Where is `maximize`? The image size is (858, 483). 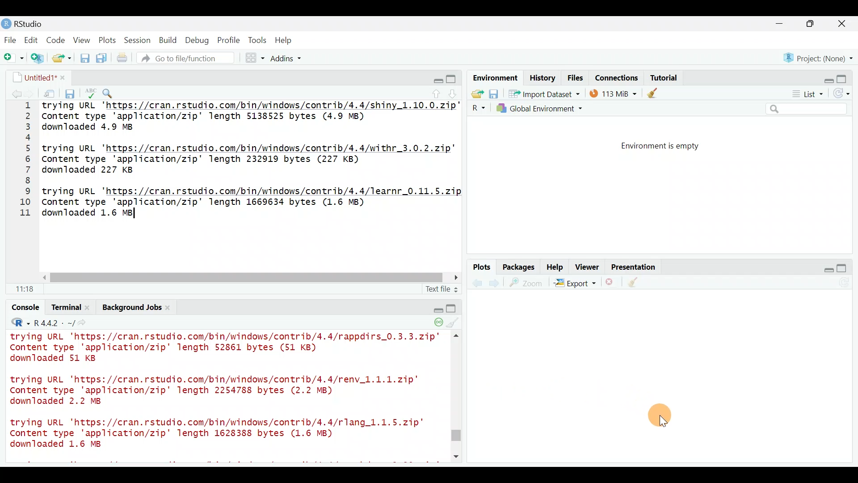
maximize is located at coordinates (845, 268).